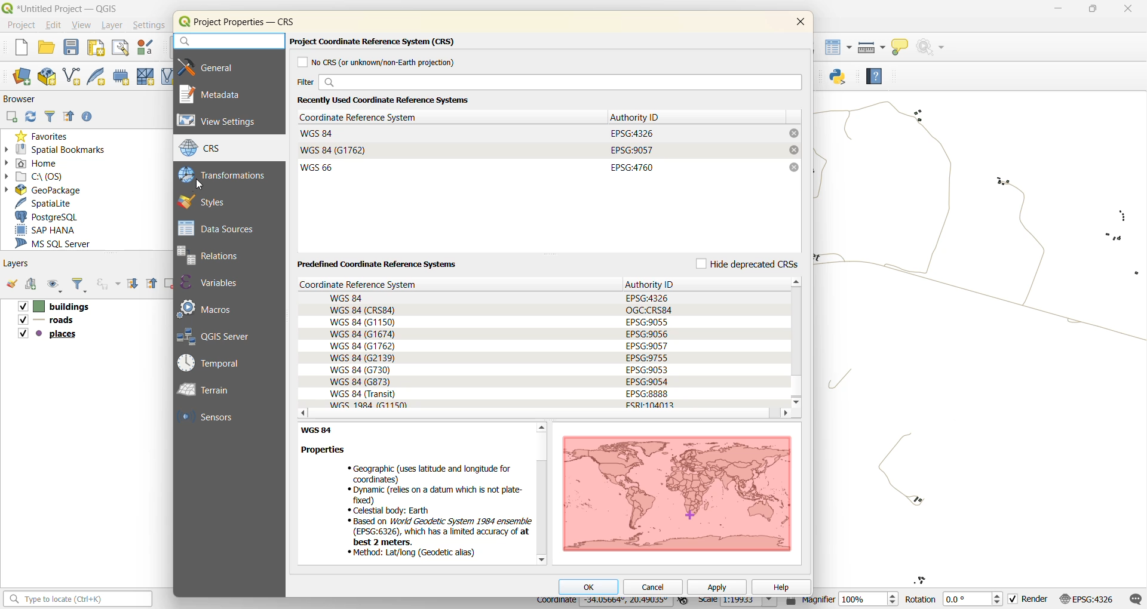 The height and width of the screenshot is (609, 1147). Describe the element at coordinates (7, 8) in the screenshot. I see `logo` at that location.